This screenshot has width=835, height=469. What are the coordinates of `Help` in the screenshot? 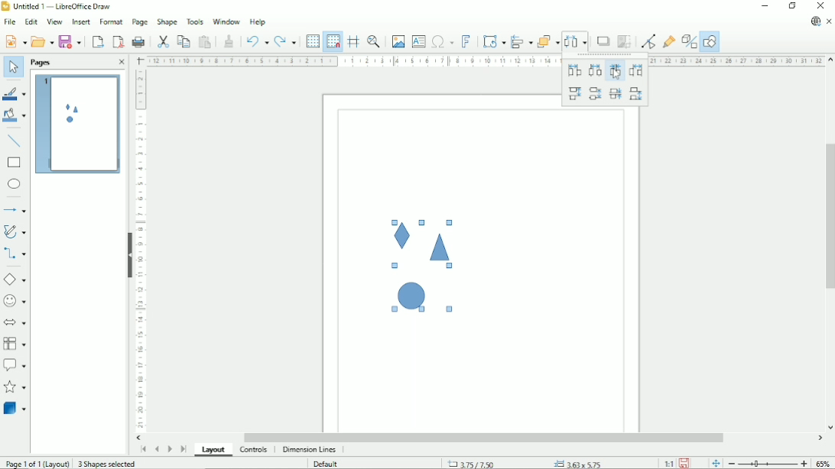 It's located at (258, 22).